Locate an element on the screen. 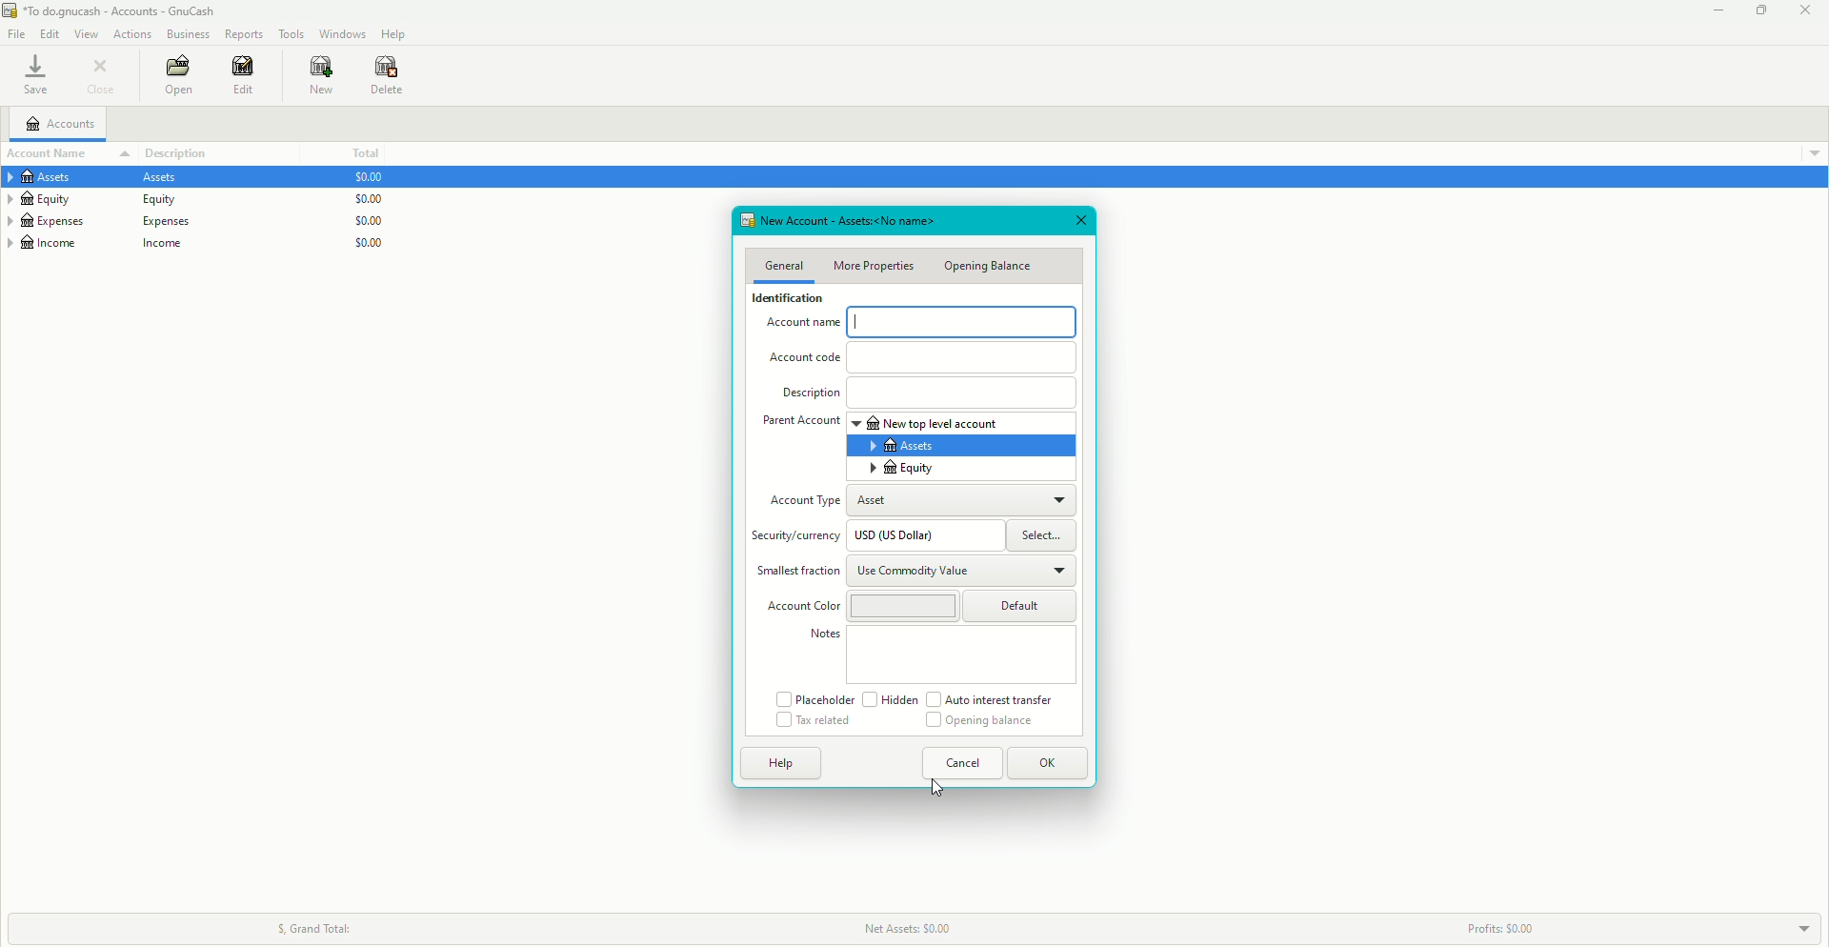 Image resolution: width=1829 pixels, height=947 pixels. Actions is located at coordinates (133, 34).